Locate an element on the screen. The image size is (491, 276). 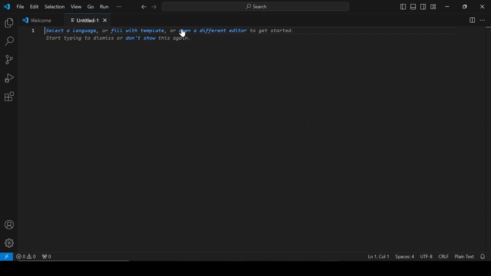
extensions is located at coordinates (9, 97).